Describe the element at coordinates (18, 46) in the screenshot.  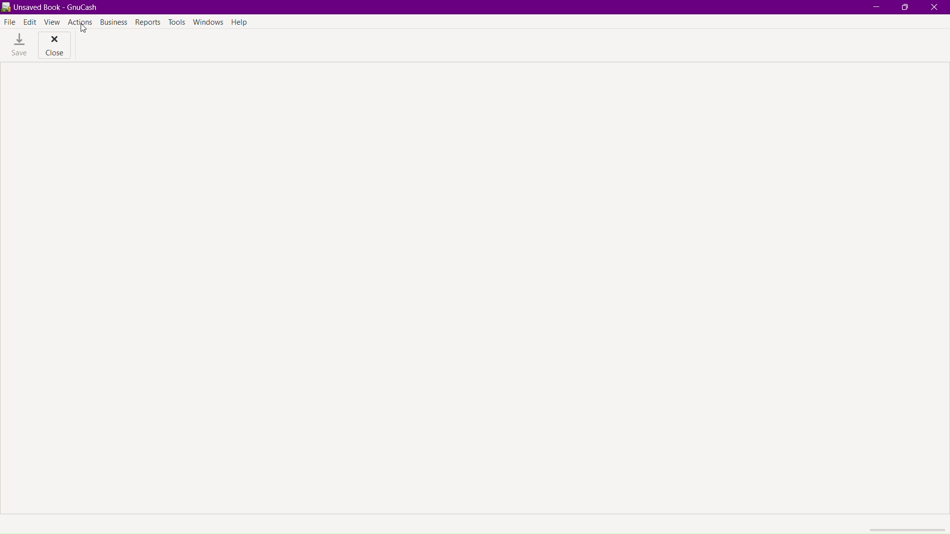
I see `Save` at that location.